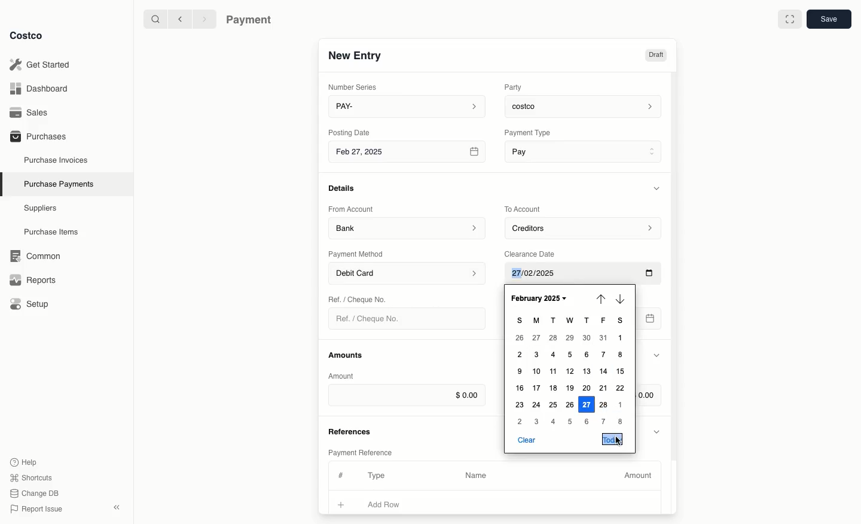  Describe the element at coordinates (526, 439) in the screenshot. I see `Clear` at that location.